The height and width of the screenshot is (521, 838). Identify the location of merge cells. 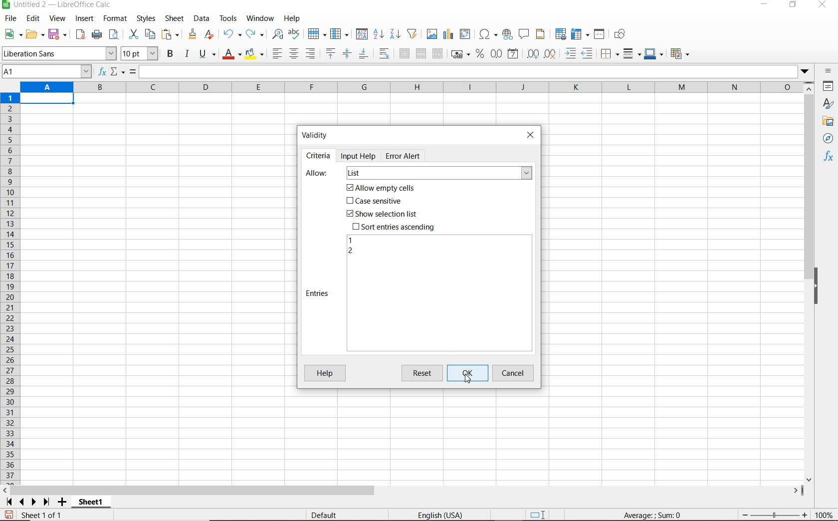
(421, 52).